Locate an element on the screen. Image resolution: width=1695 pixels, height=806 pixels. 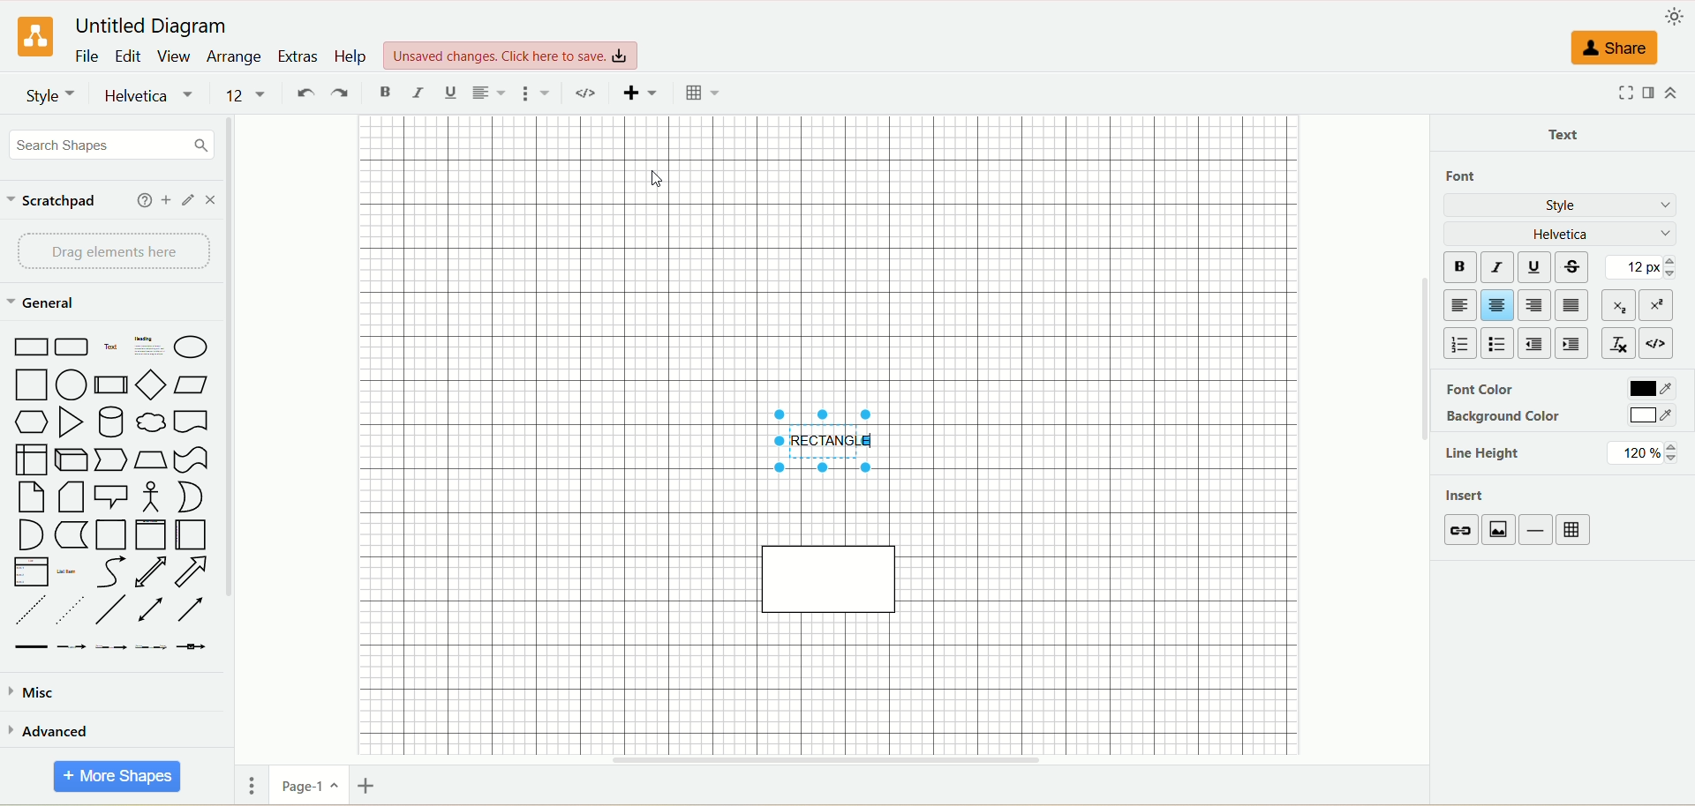
right is located at coordinates (1538, 305).